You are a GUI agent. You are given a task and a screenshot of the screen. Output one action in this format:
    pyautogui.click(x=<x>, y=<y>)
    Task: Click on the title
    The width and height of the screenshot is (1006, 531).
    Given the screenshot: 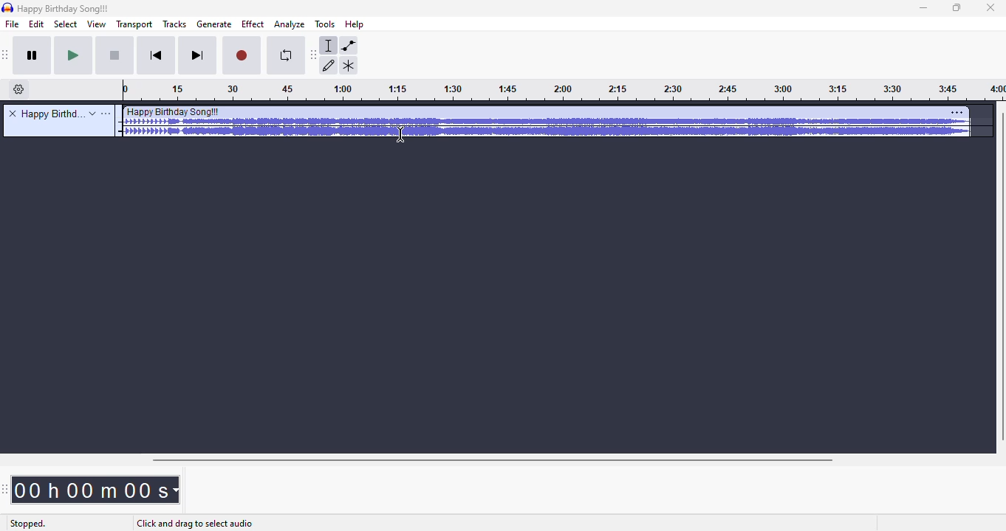 What is the action you would take?
    pyautogui.click(x=63, y=9)
    